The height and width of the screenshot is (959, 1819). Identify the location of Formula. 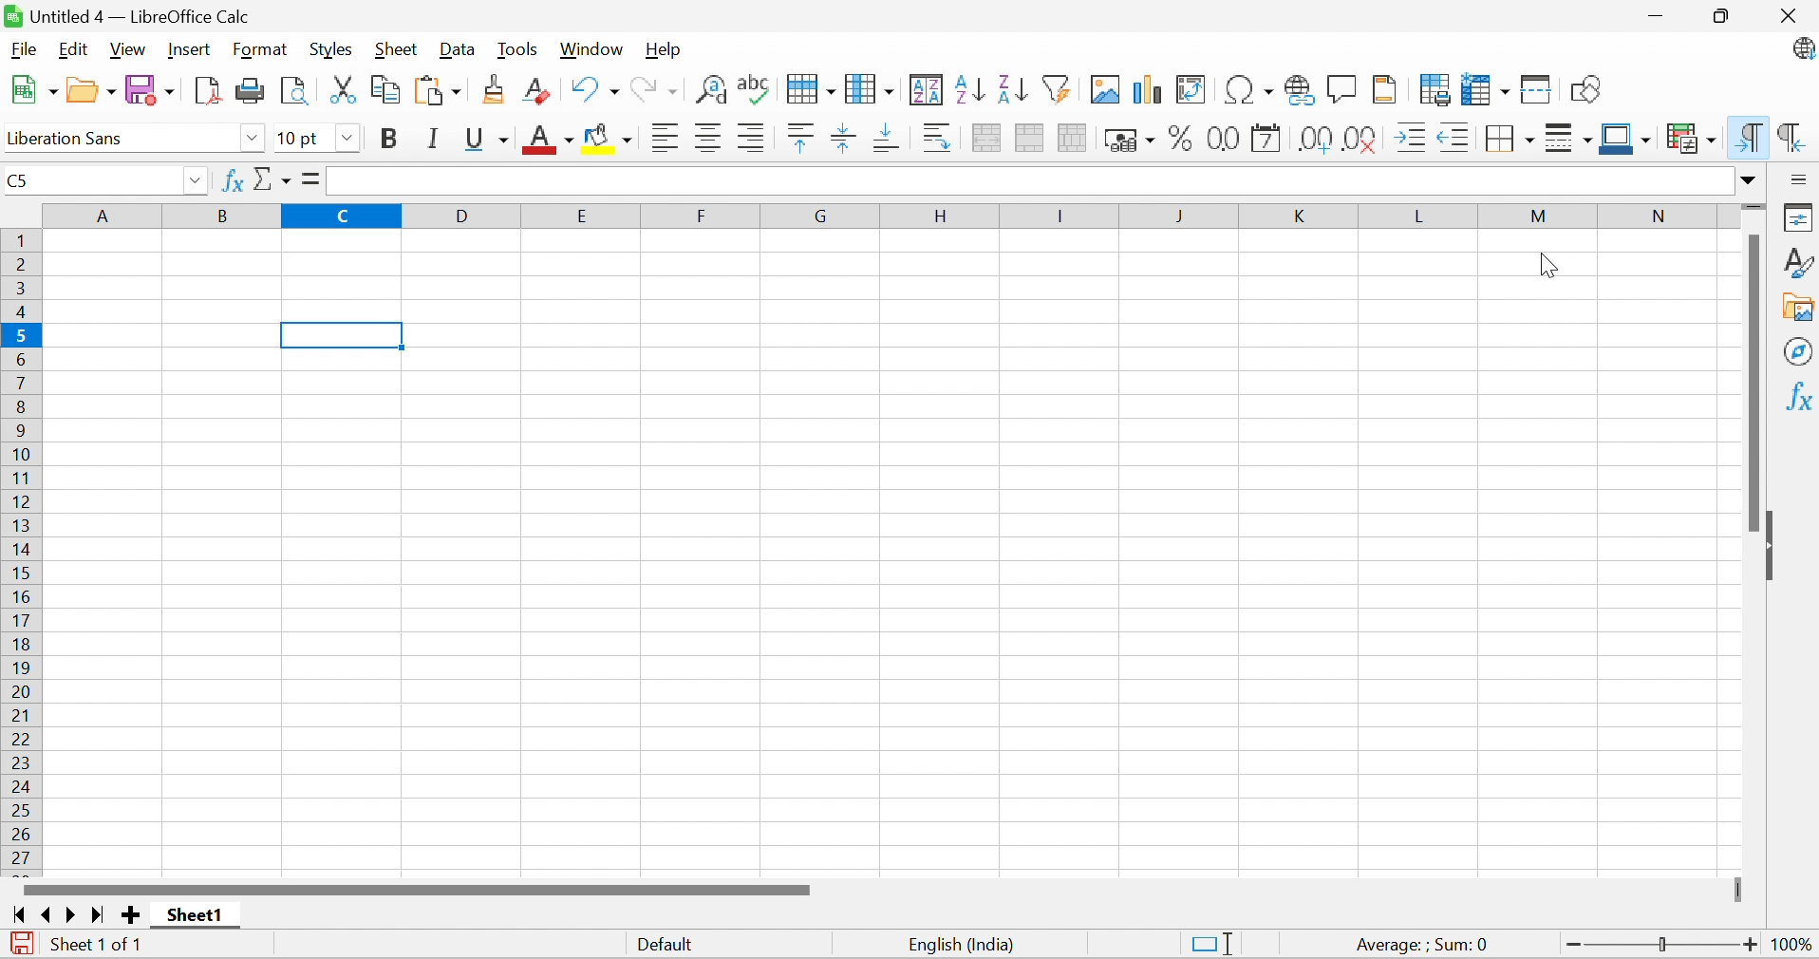
(309, 178).